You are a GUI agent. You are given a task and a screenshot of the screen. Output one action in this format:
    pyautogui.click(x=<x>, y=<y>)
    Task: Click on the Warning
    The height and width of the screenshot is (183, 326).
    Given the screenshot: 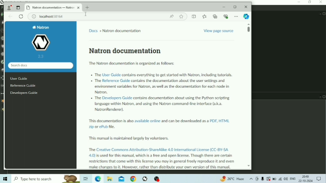 What is the action you would take?
    pyautogui.click(x=268, y=179)
    